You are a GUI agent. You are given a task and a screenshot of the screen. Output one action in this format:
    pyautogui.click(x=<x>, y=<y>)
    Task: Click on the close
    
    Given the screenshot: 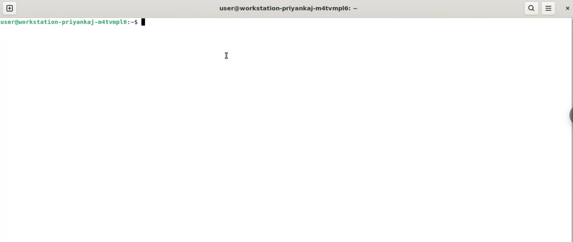 What is the action you would take?
    pyautogui.click(x=568, y=9)
    